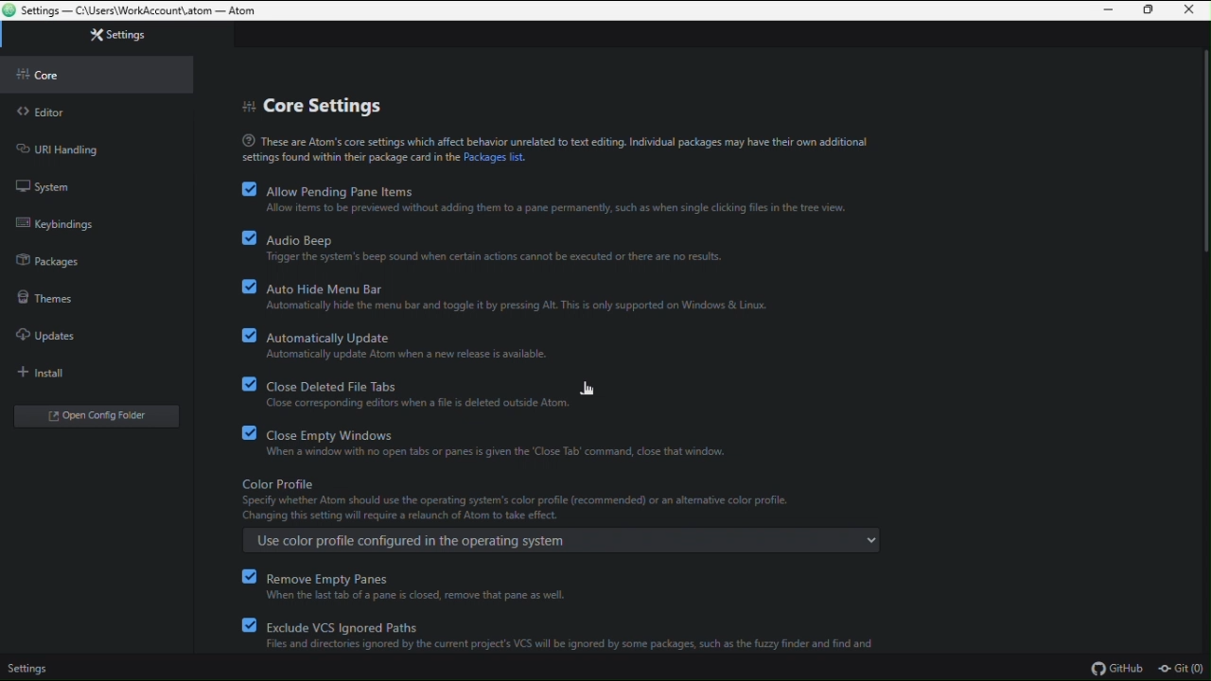  Describe the element at coordinates (564, 199) in the screenshot. I see `allow pending pane items` at that location.